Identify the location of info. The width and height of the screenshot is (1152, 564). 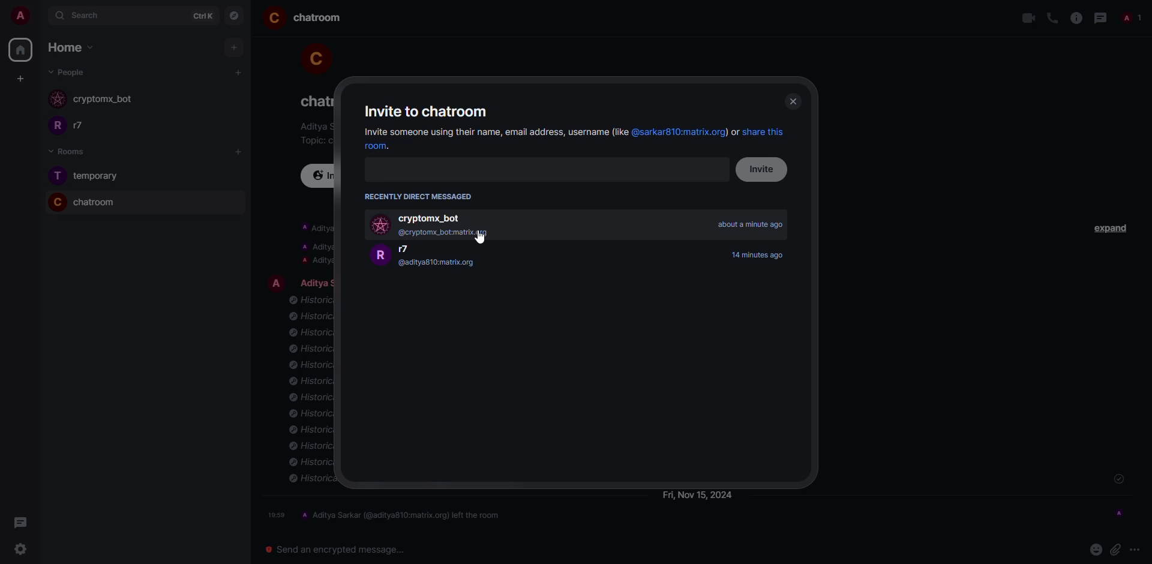
(314, 127).